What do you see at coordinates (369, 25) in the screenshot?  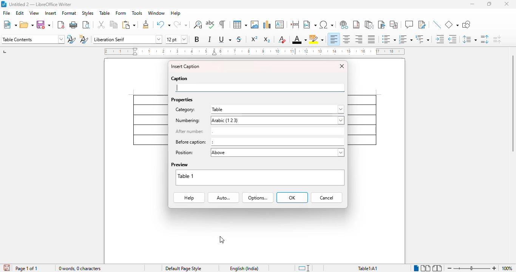 I see `insert endnote` at bounding box center [369, 25].